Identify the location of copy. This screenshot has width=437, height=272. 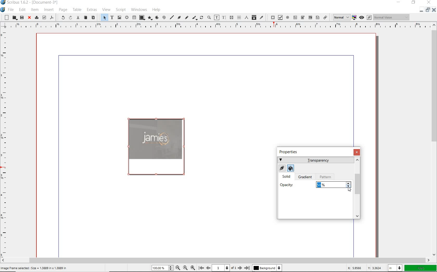
(86, 17).